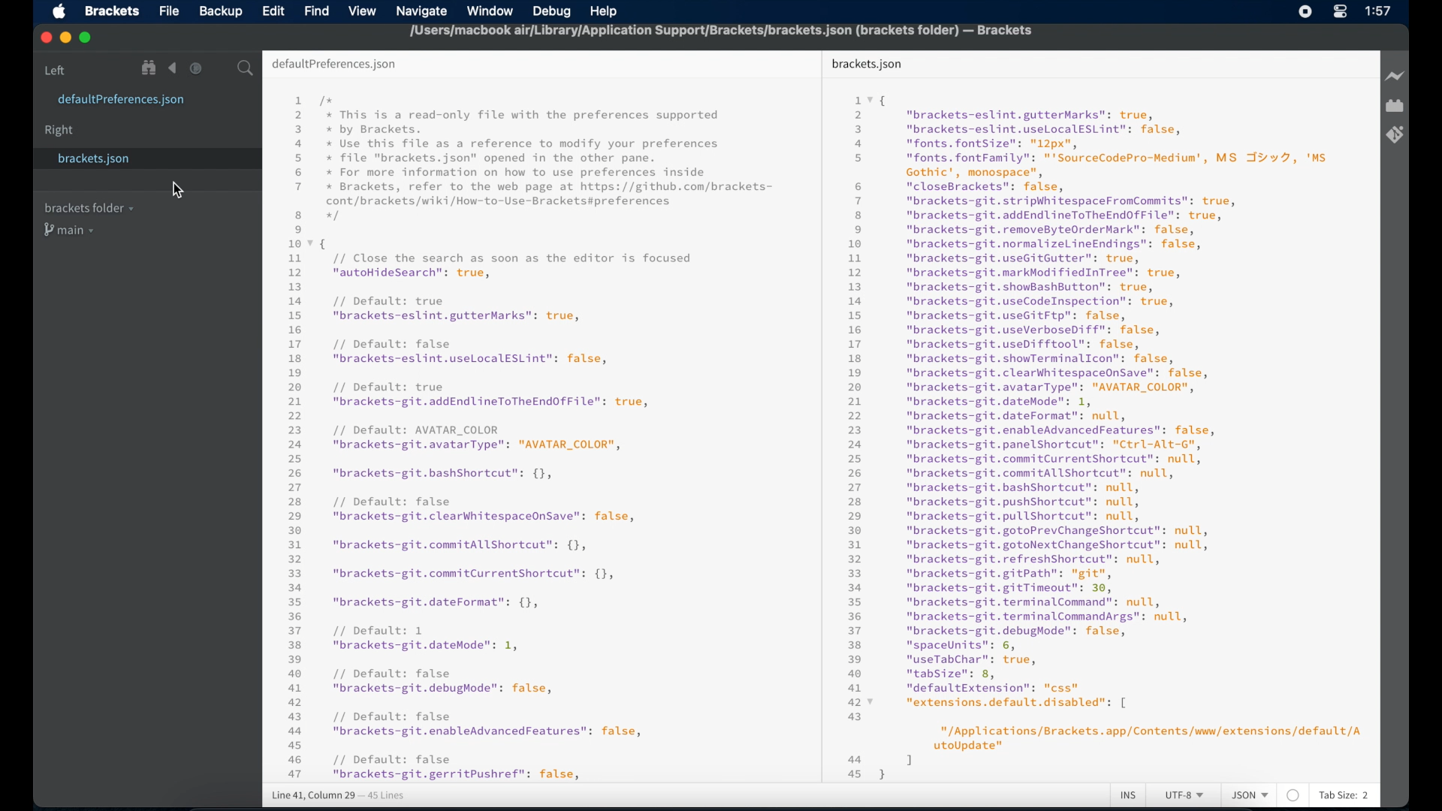 The height and width of the screenshot is (811, 1442). I want to click on show file in tree, so click(149, 68).